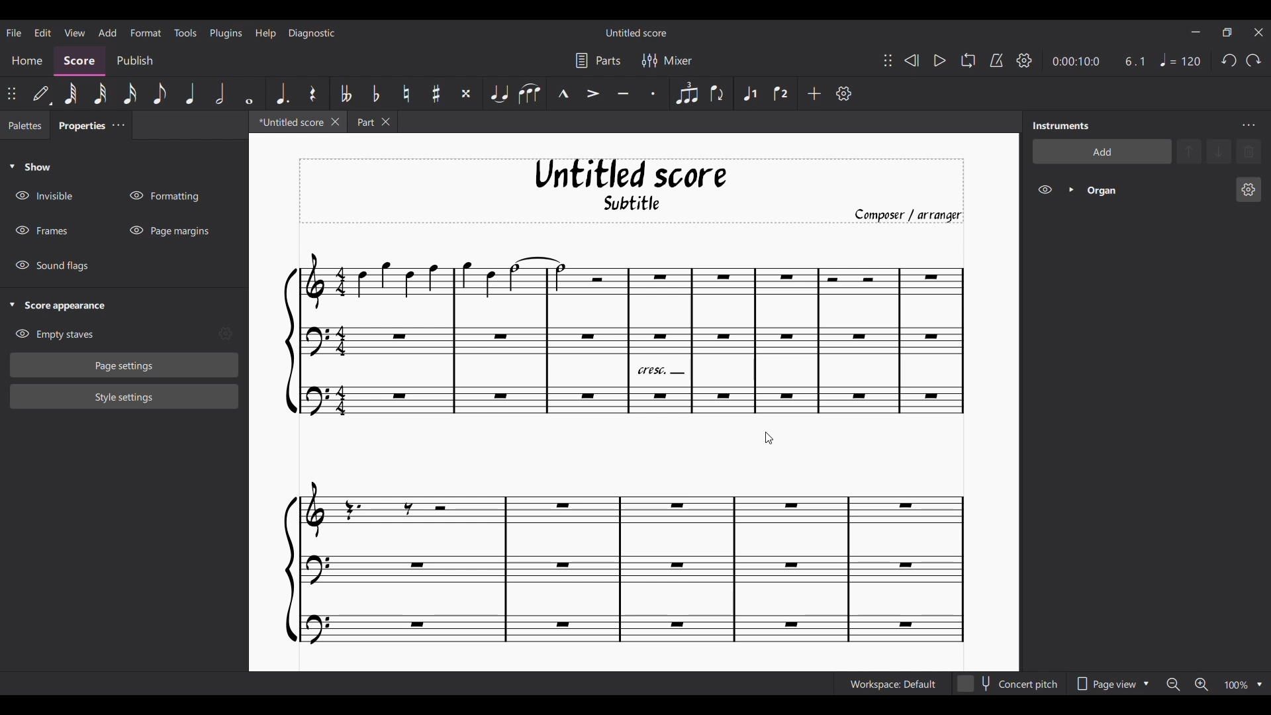 This screenshot has height=715, width=1271. Describe the element at coordinates (185, 32) in the screenshot. I see `Tools menu` at that location.